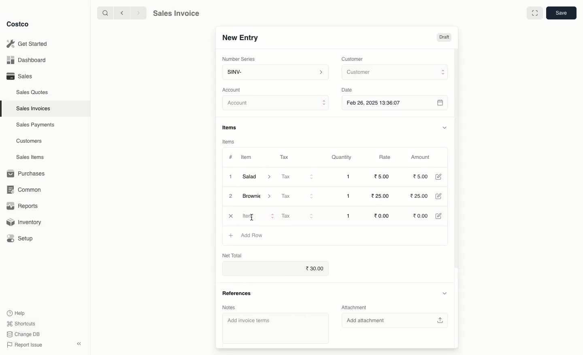 The height and width of the screenshot is (355, 583). Describe the element at coordinates (259, 197) in the screenshot. I see `Brownie` at that location.